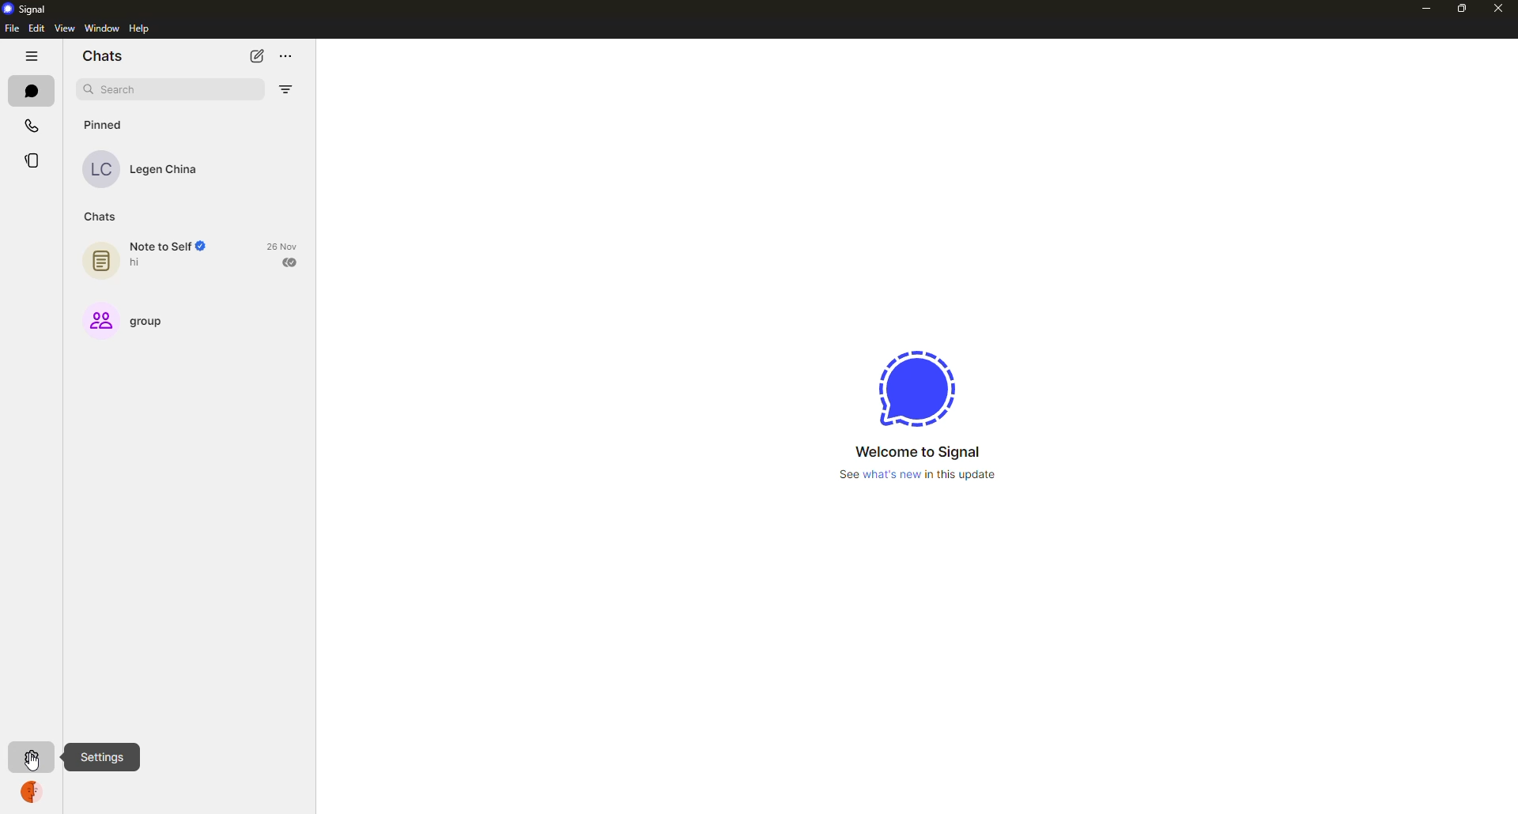 The width and height of the screenshot is (1518, 814). Describe the element at coordinates (36, 160) in the screenshot. I see `stories` at that location.